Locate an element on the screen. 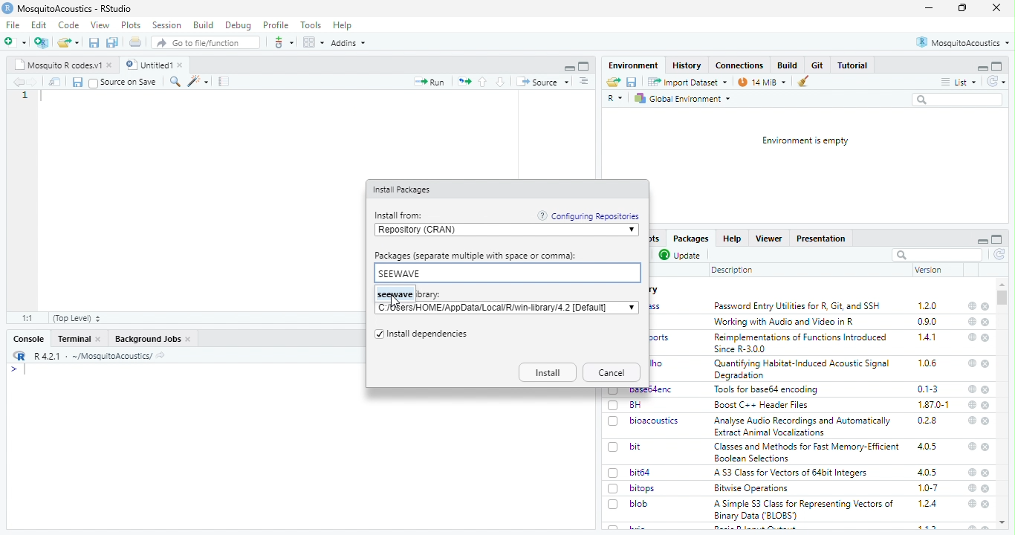 The image size is (1015, 535). close is located at coordinates (986, 505).